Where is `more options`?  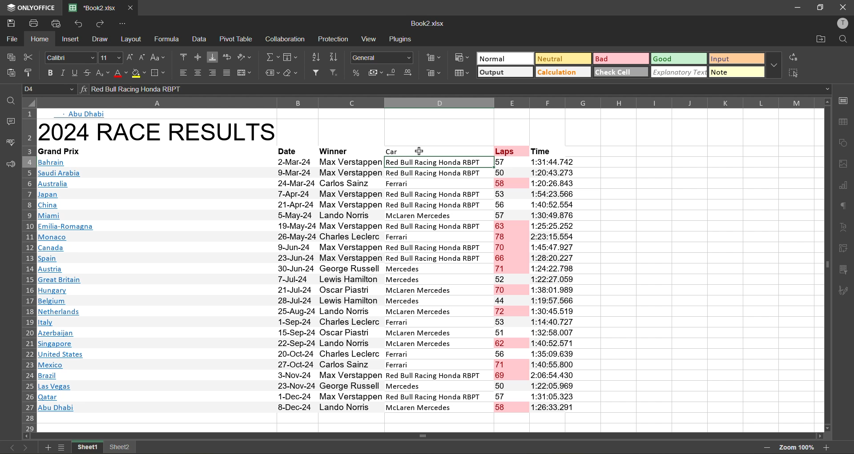
more options is located at coordinates (776, 64).